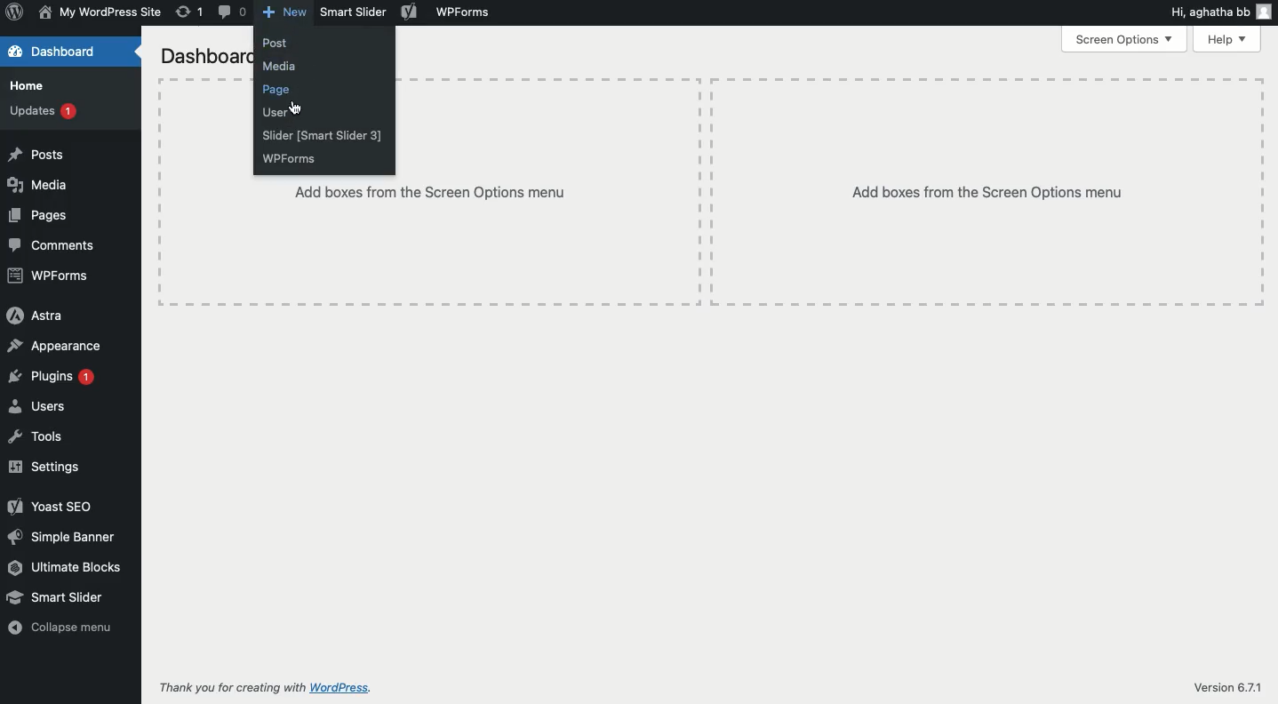  I want to click on WPForms, so click(287, 159).